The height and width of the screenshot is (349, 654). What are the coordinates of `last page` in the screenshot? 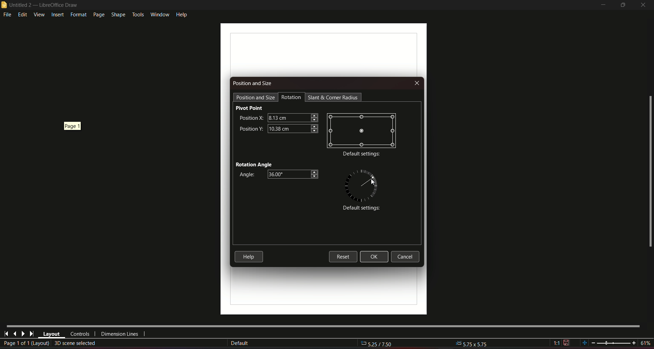 It's located at (31, 334).